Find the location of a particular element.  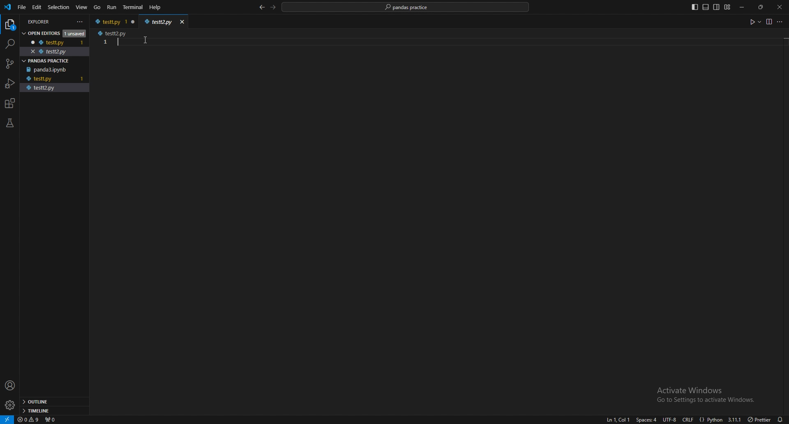

source control is located at coordinates (9, 64).